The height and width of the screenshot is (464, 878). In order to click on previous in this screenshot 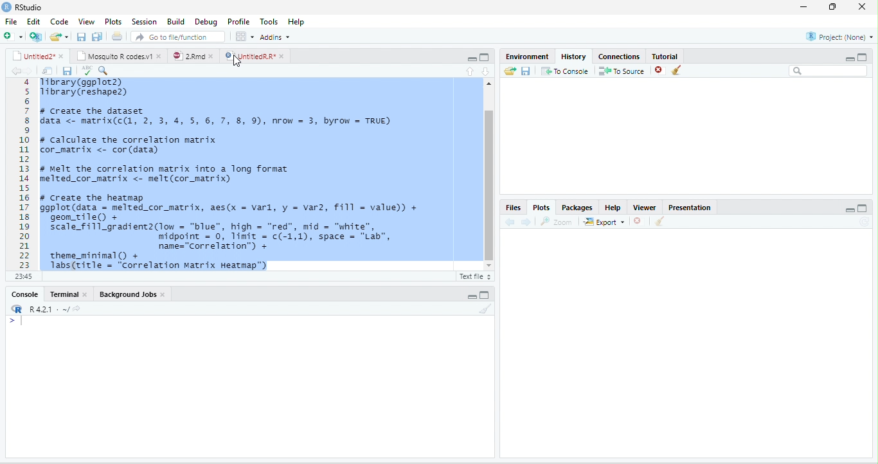, I will do `click(512, 222)`.